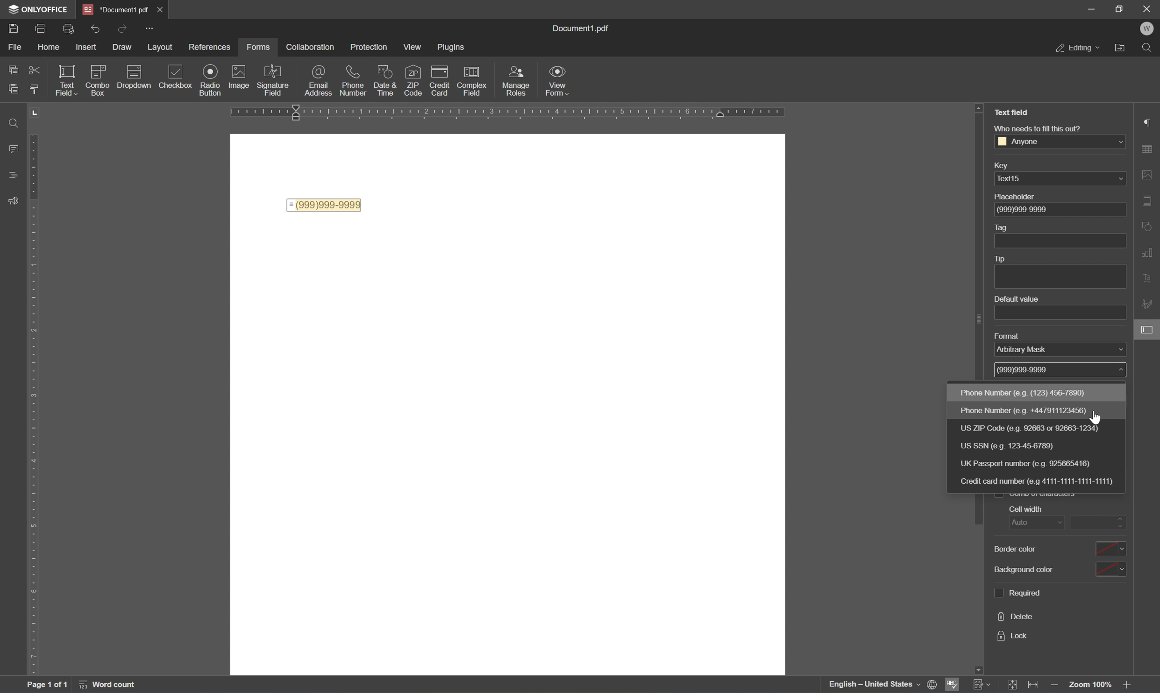 This screenshot has width=1160, height=693. Describe the element at coordinates (1007, 165) in the screenshot. I see `key` at that location.